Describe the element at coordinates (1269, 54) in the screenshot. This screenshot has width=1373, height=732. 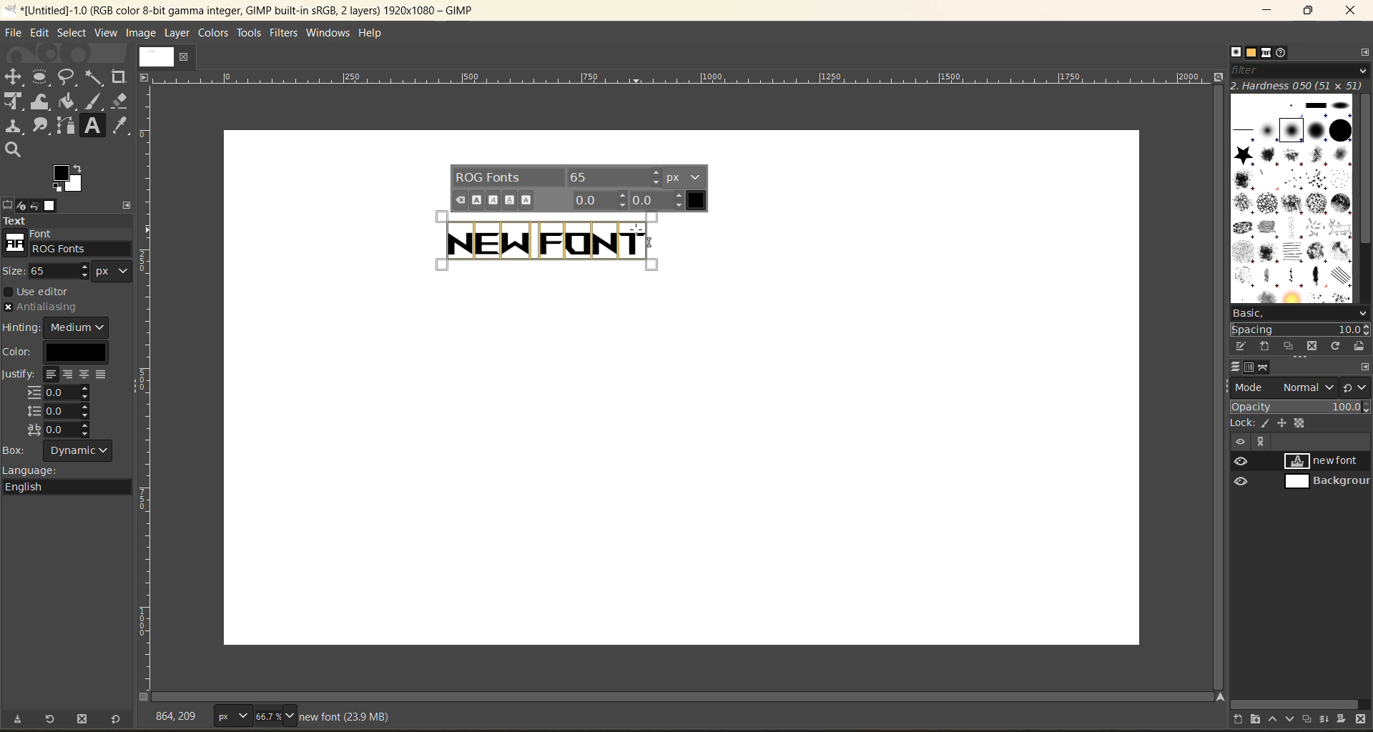
I see `fonts` at that location.